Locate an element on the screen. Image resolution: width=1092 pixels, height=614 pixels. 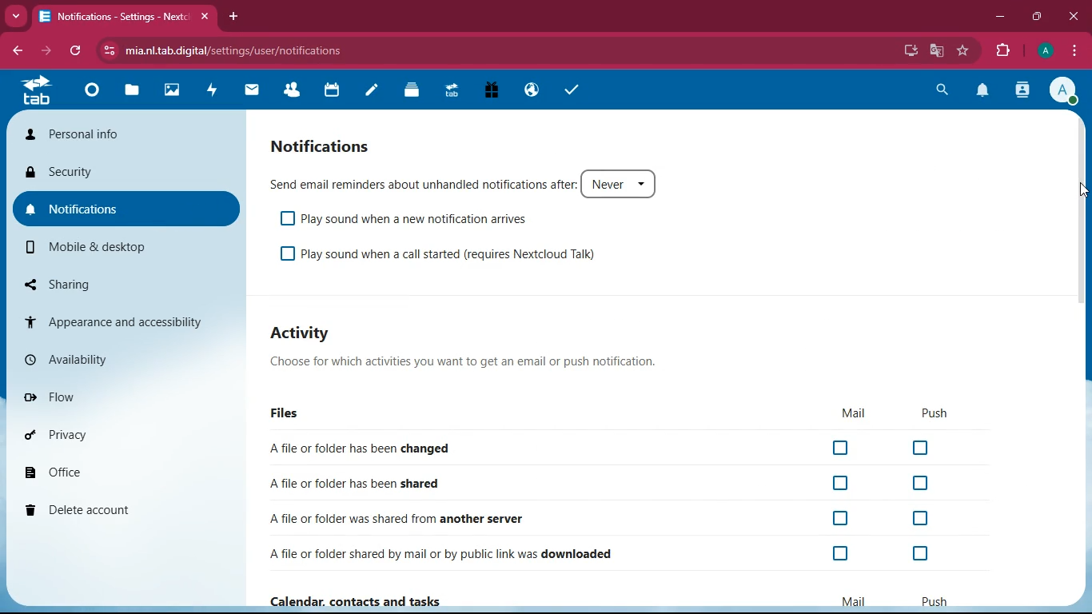
mail is located at coordinates (855, 414).